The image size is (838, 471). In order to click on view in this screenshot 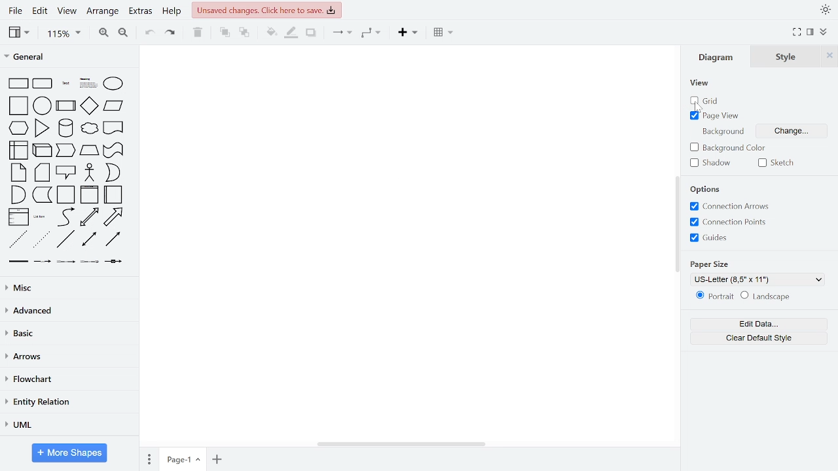, I will do `click(702, 84)`.